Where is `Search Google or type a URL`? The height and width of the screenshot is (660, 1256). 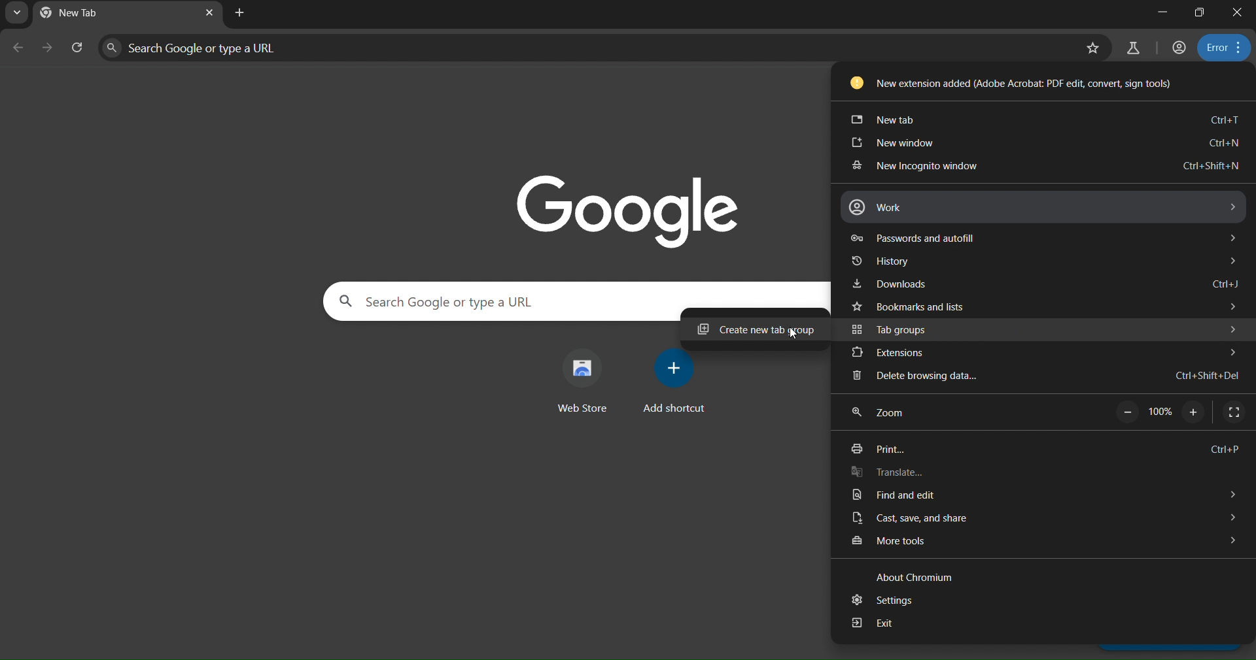
Search Google or type a URL is located at coordinates (201, 50).